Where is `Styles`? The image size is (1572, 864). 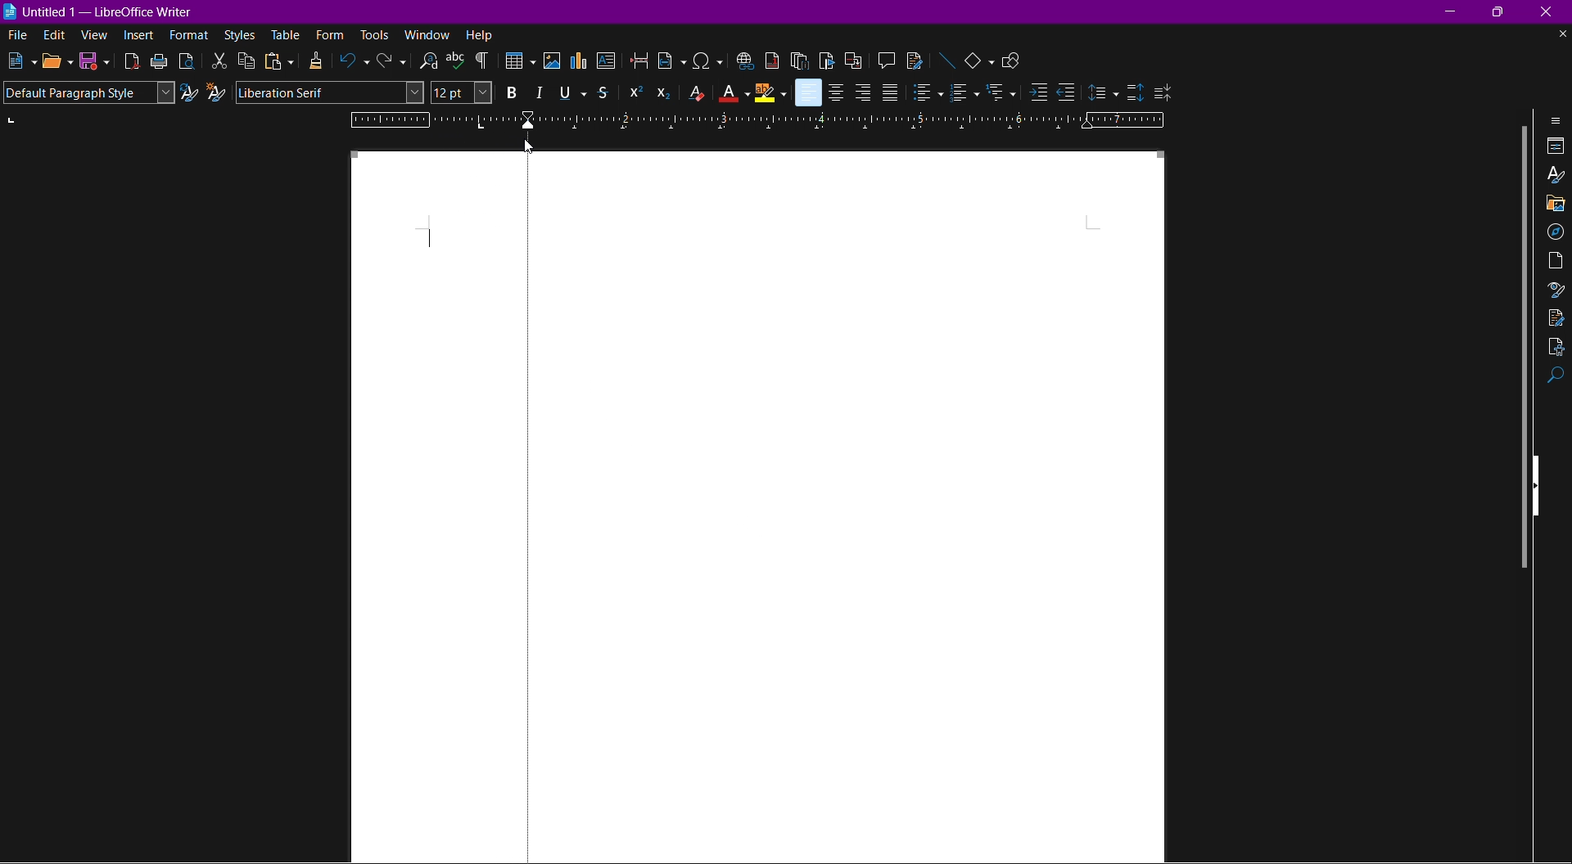 Styles is located at coordinates (1556, 177).